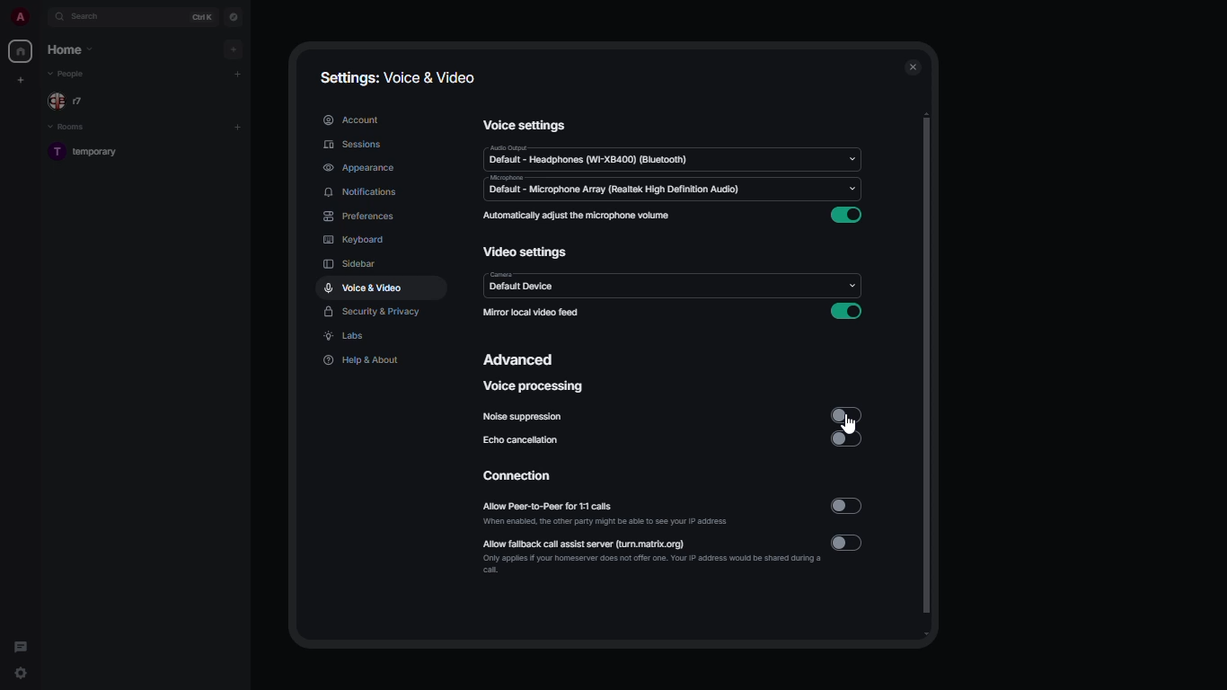 The width and height of the screenshot is (1227, 690). I want to click on cursor, so click(856, 423).